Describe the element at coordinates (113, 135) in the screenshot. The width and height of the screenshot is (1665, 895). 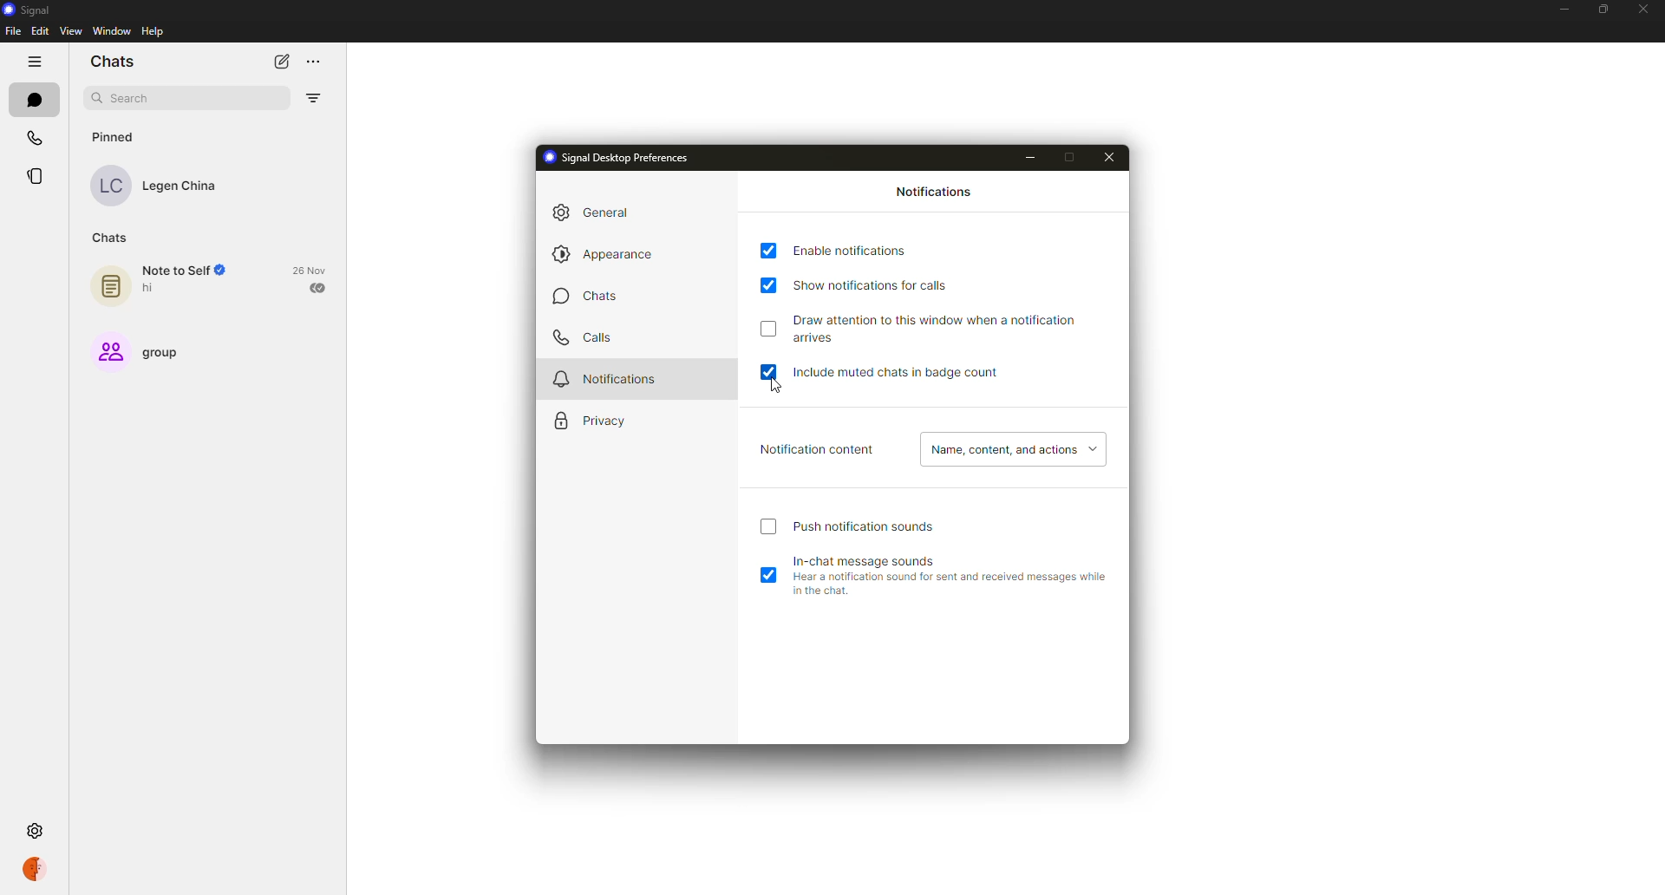
I see `pinned` at that location.